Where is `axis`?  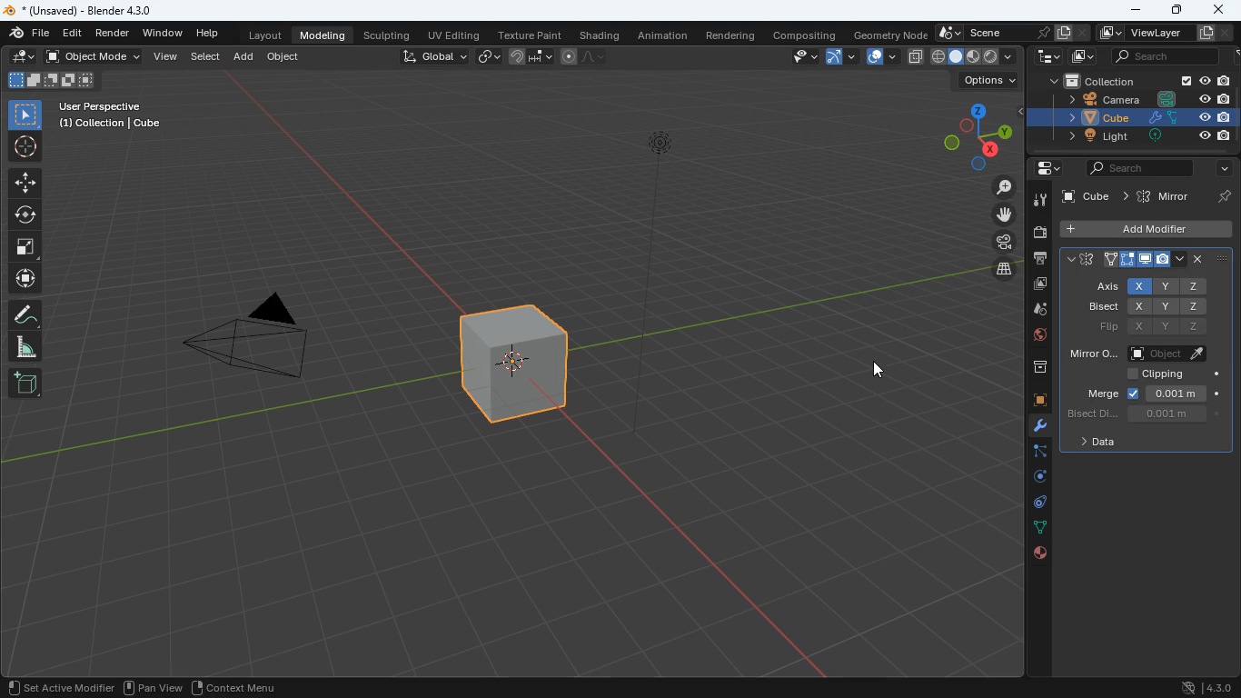
axis is located at coordinates (1149, 286).